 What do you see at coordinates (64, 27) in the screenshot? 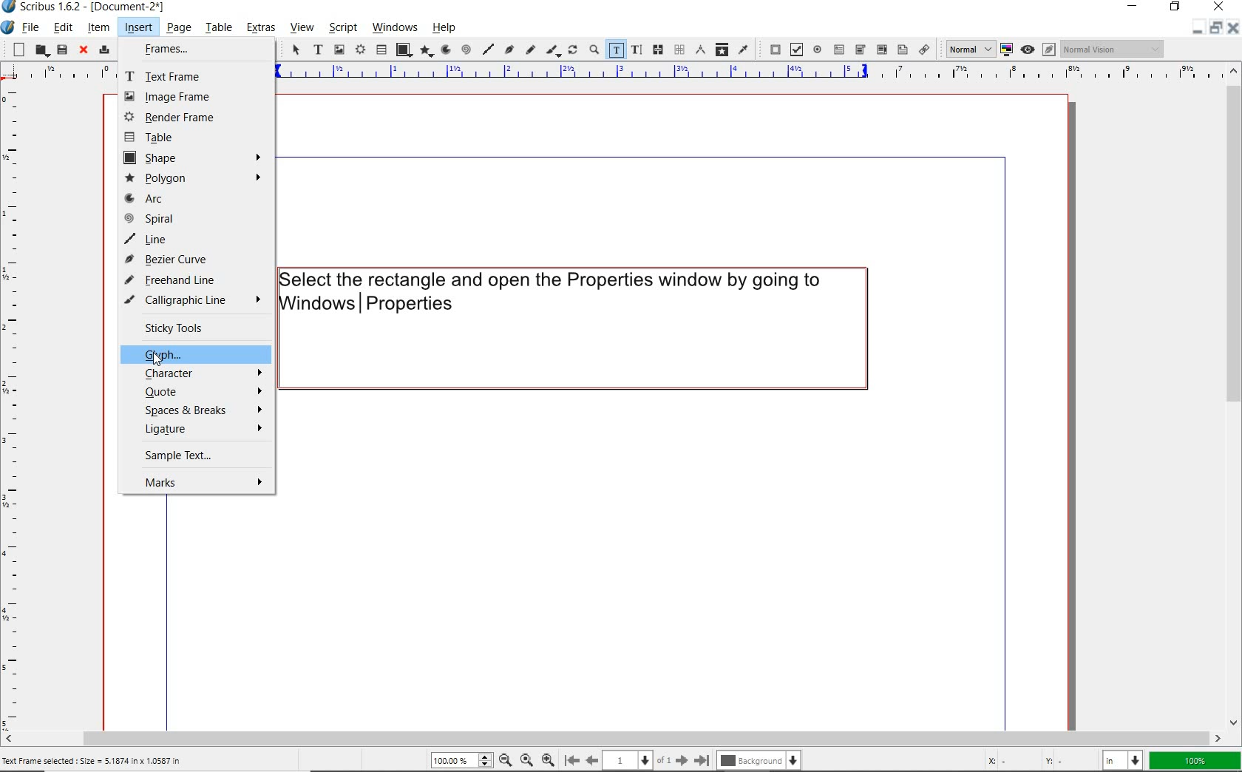
I see `edit` at bounding box center [64, 27].